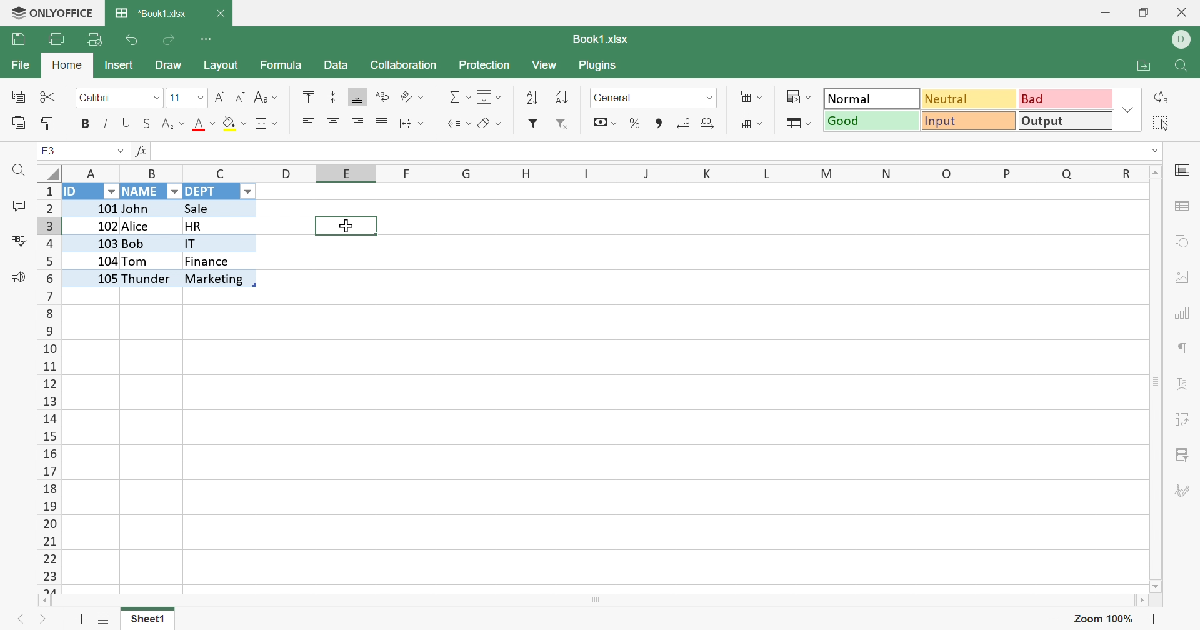  What do you see at coordinates (1154, 619) in the screenshot?
I see `Zoom In` at bounding box center [1154, 619].